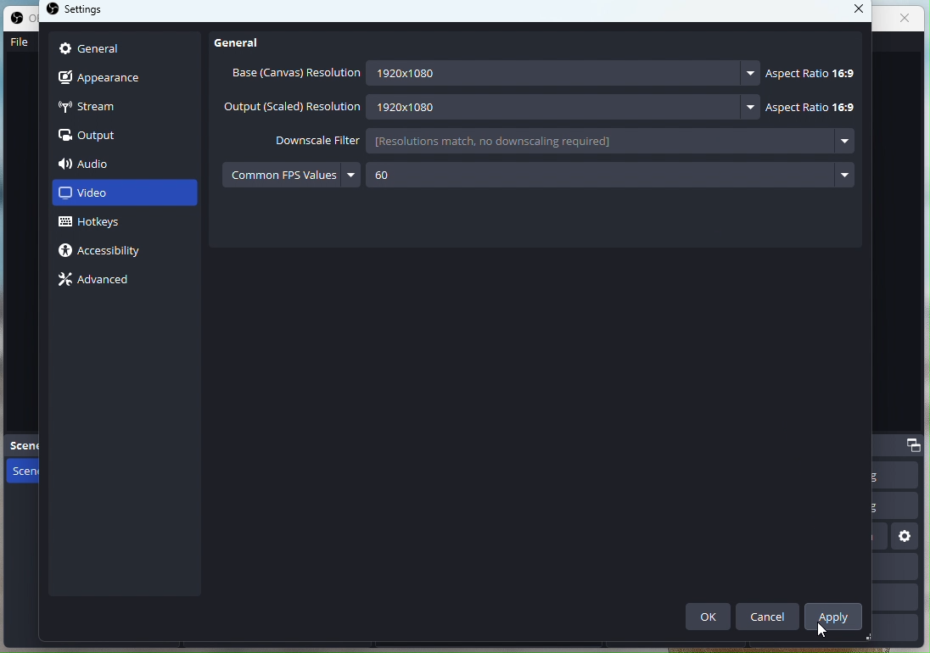 The image size is (930, 653). Describe the element at coordinates (92, 12) in the screenshot. I see `settings` at that location.